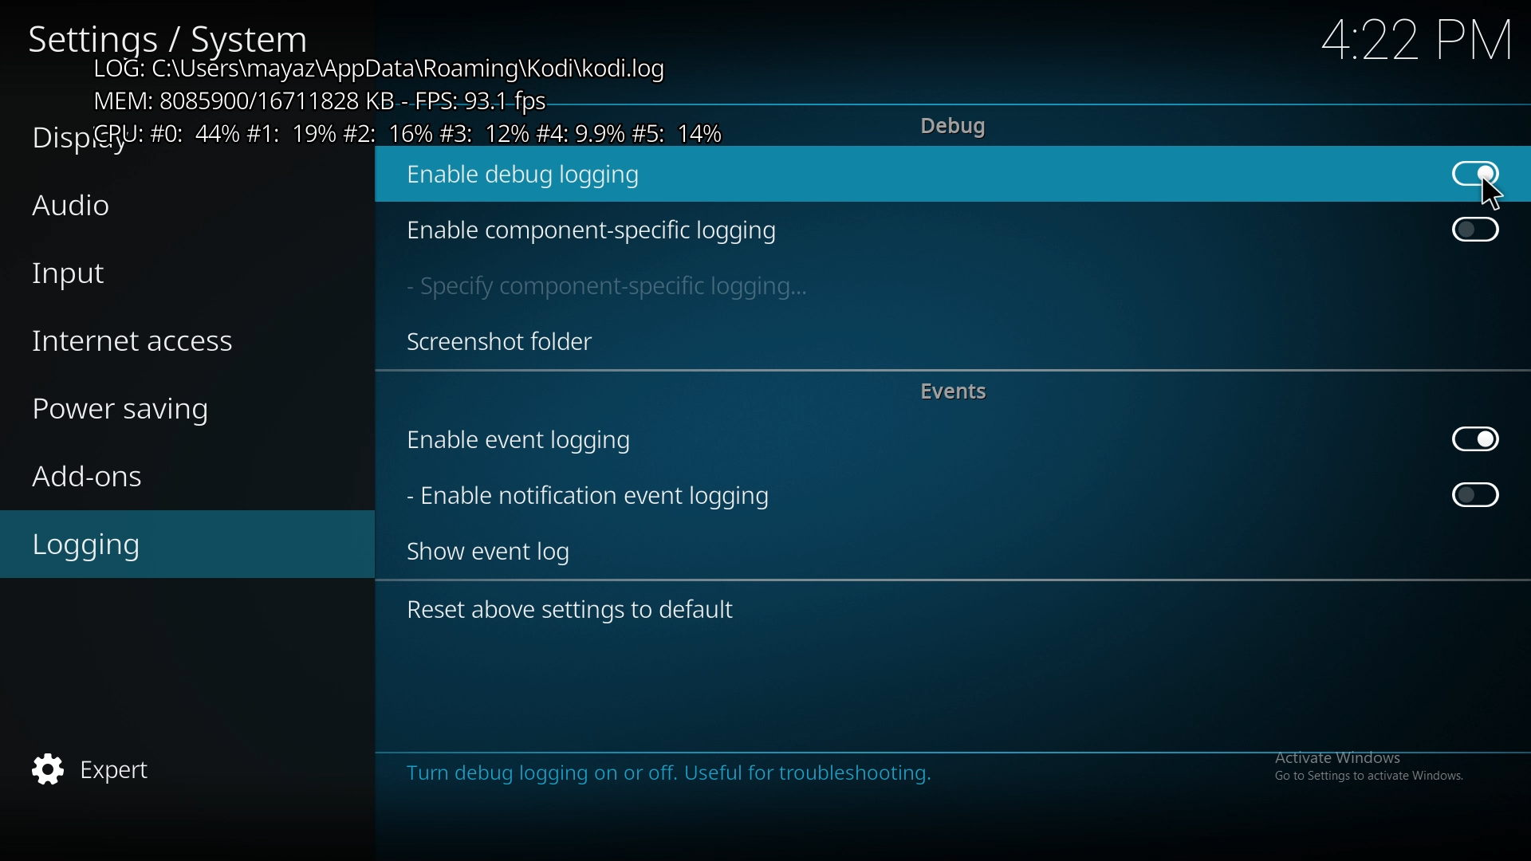 This screenshot has width=1531, height=861. I want to click on off, so click(1474, 230).